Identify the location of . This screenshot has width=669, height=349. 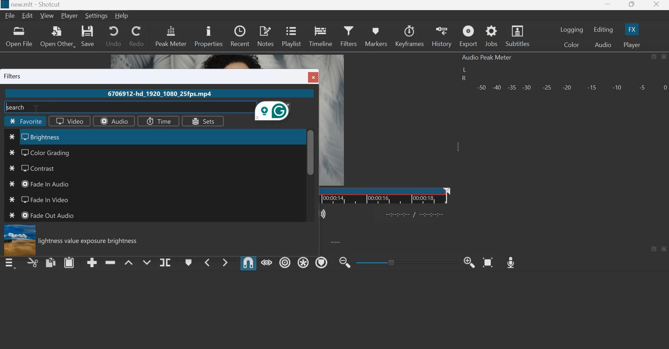
(12, 216).